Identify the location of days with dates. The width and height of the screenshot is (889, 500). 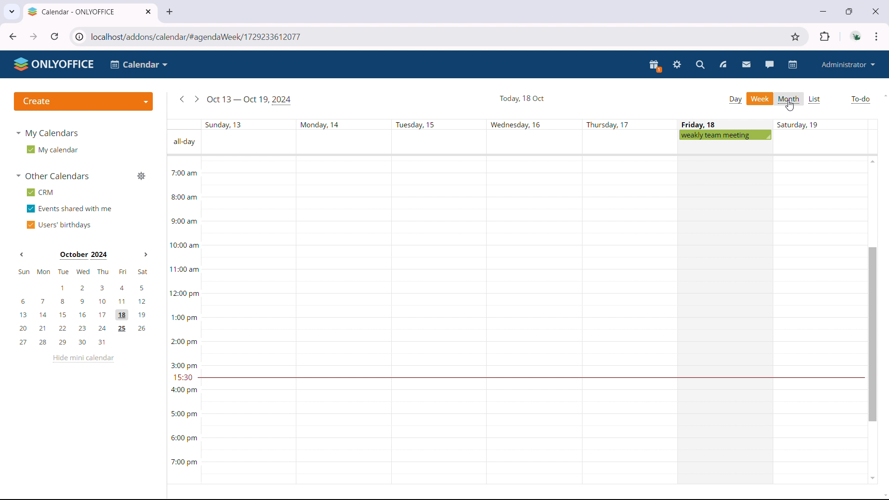
(521, 125).